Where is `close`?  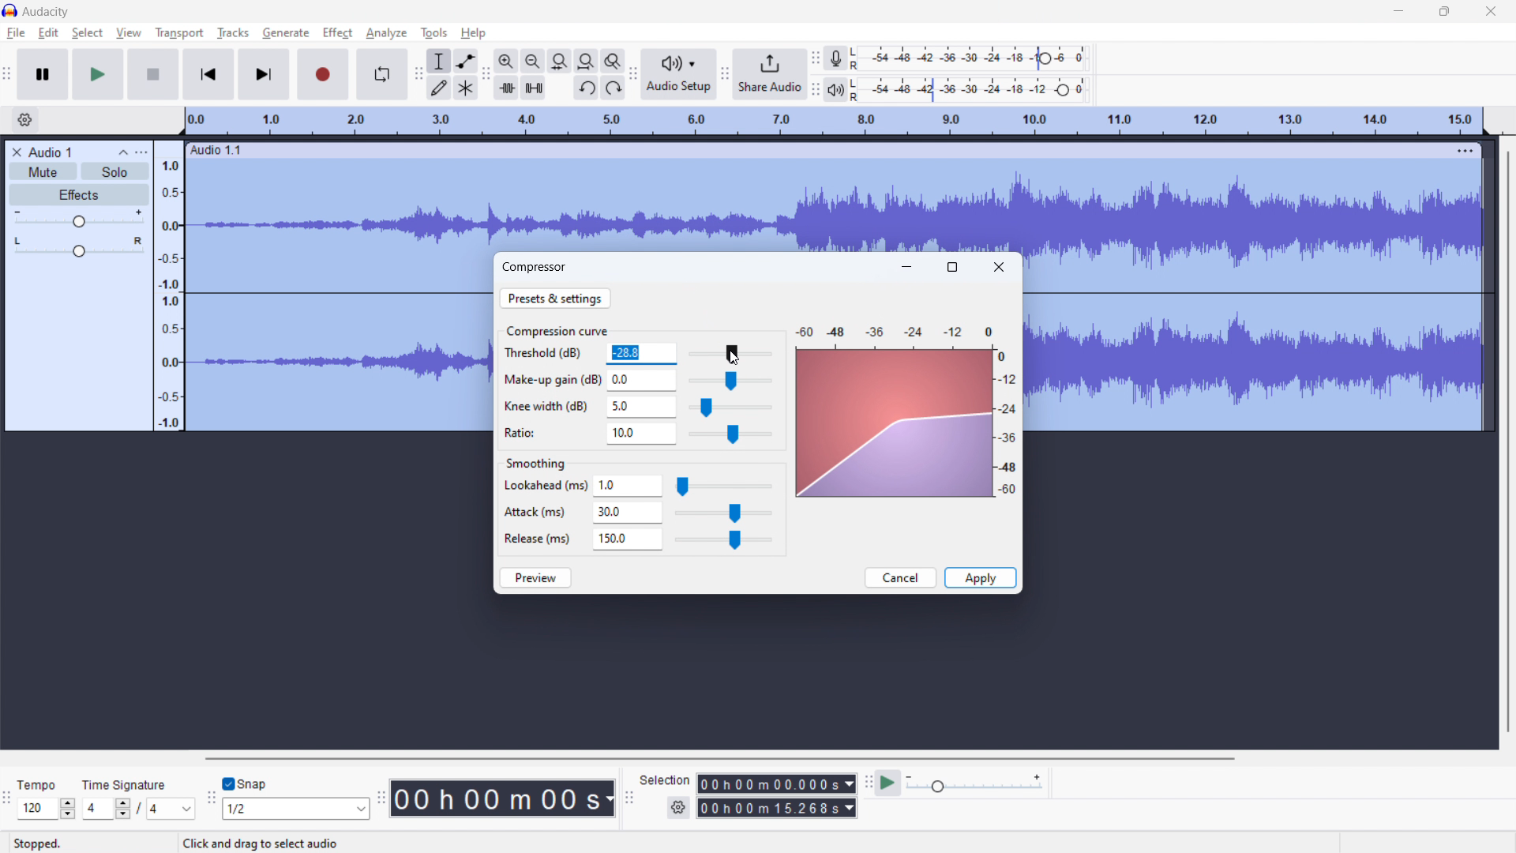
close is located at coordinates (1491, 11).